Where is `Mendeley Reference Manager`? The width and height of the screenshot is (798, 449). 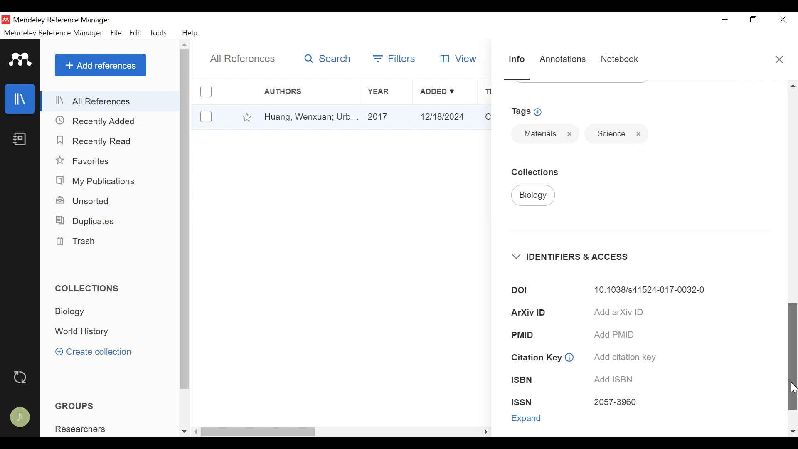 Mendeley Reference Manager is located at coordinates (53, 33).